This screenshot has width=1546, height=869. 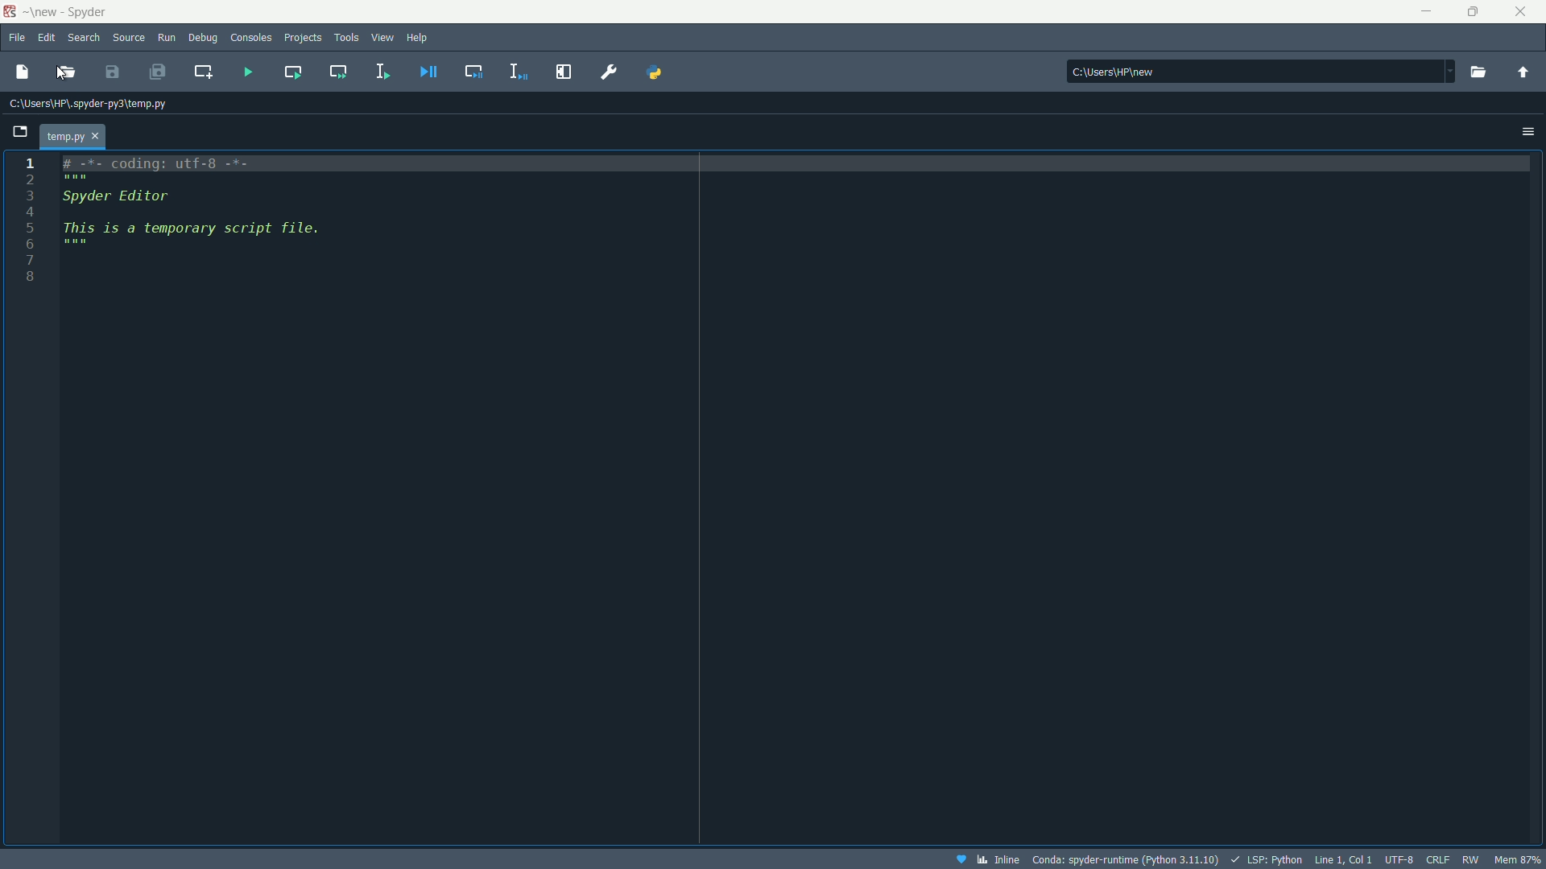 I want to click on Run selection or current line, so click(x=382, y=74).